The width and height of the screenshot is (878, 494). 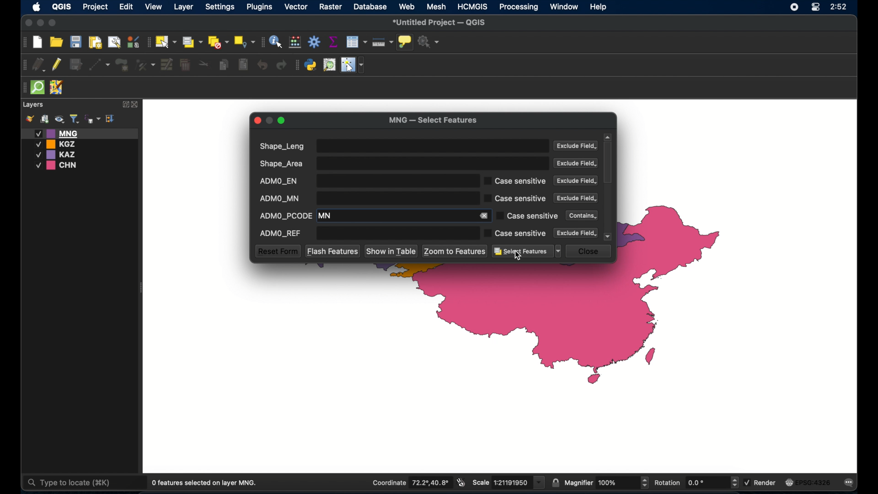 What do you see at coordinates (515, 233) in the screenshot?
I see `case sensitive` at bounding box center [515, 233].